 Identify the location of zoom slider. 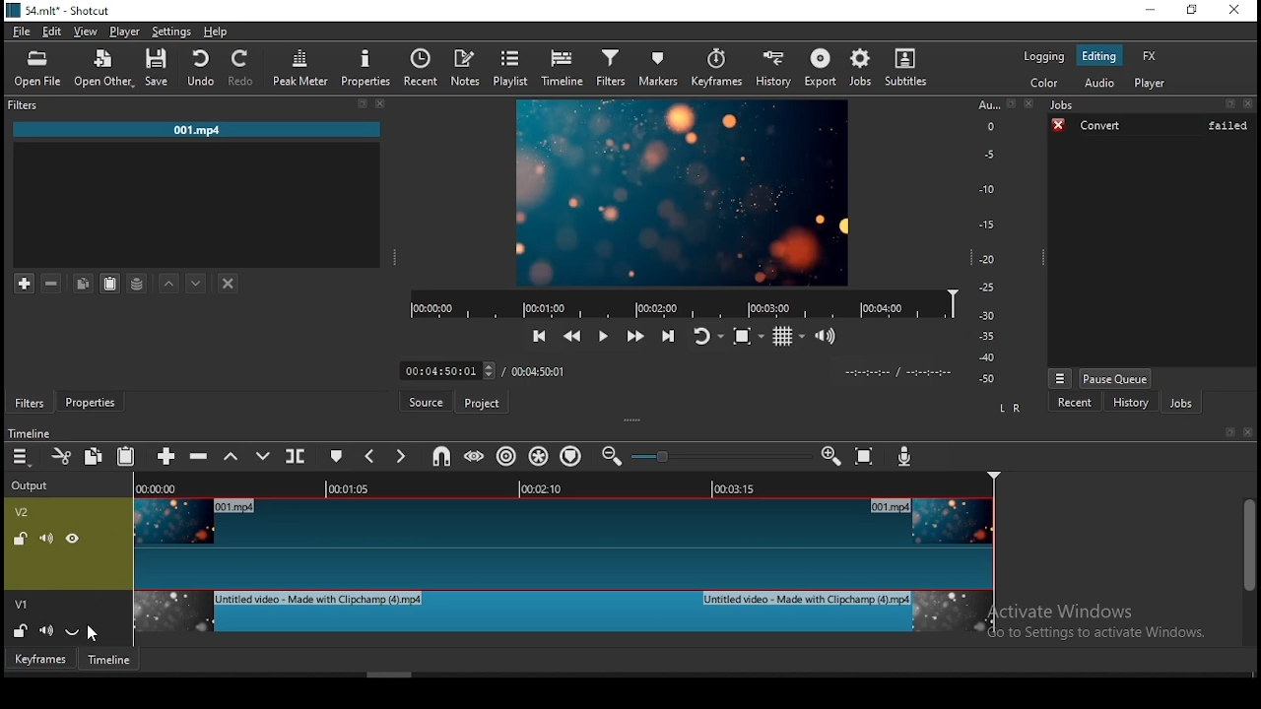
(720, 456).